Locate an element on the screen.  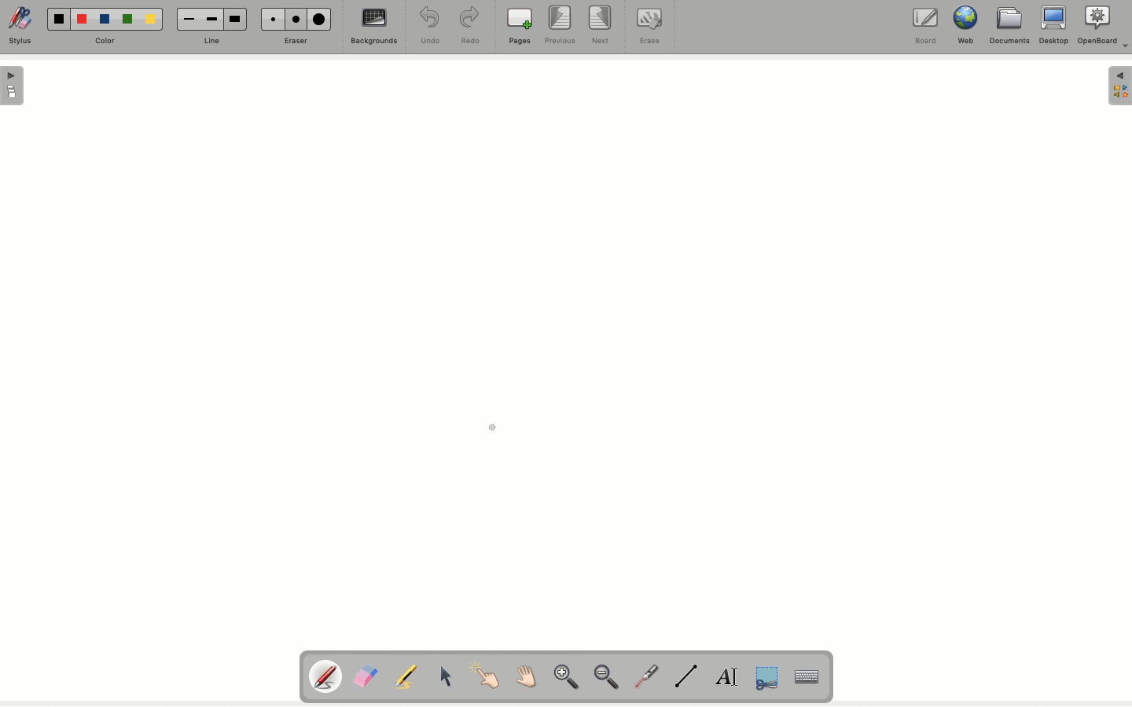
Pages is located at coordinates (521, 27).